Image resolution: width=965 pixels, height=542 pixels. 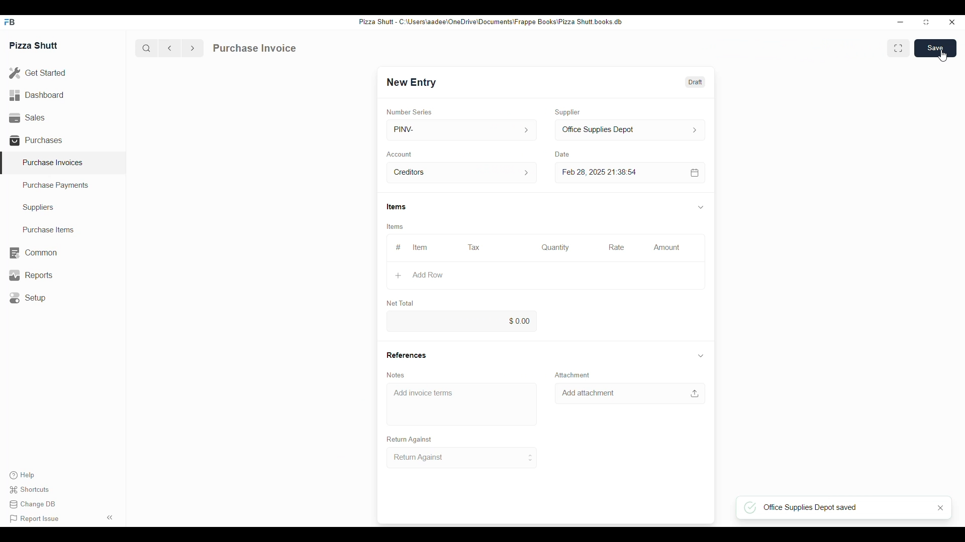 I want to click on Suppliers., so click(x=40, y=207).